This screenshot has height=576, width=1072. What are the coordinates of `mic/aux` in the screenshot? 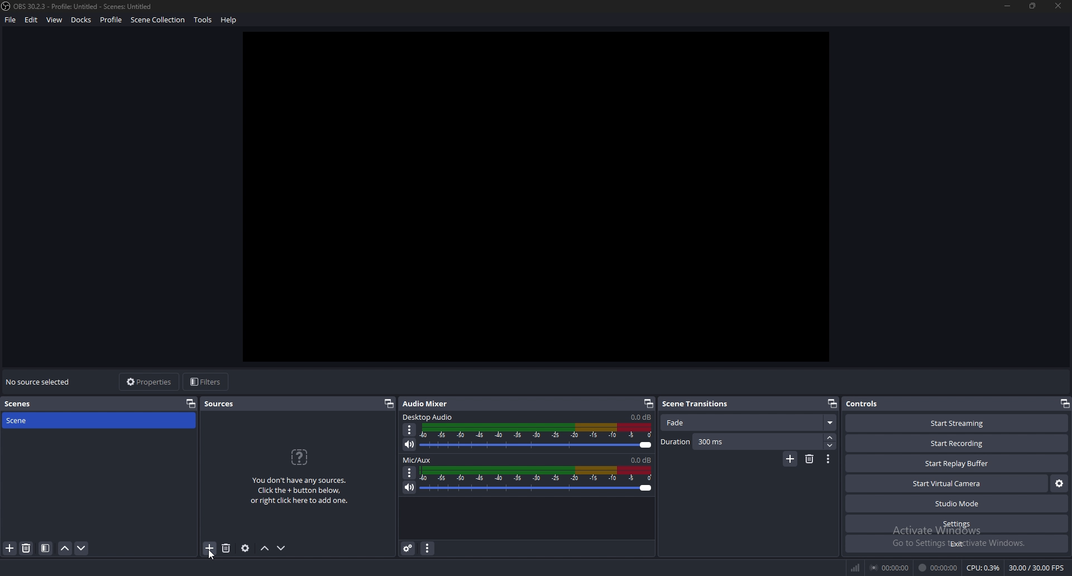 It's located at (420, 460).